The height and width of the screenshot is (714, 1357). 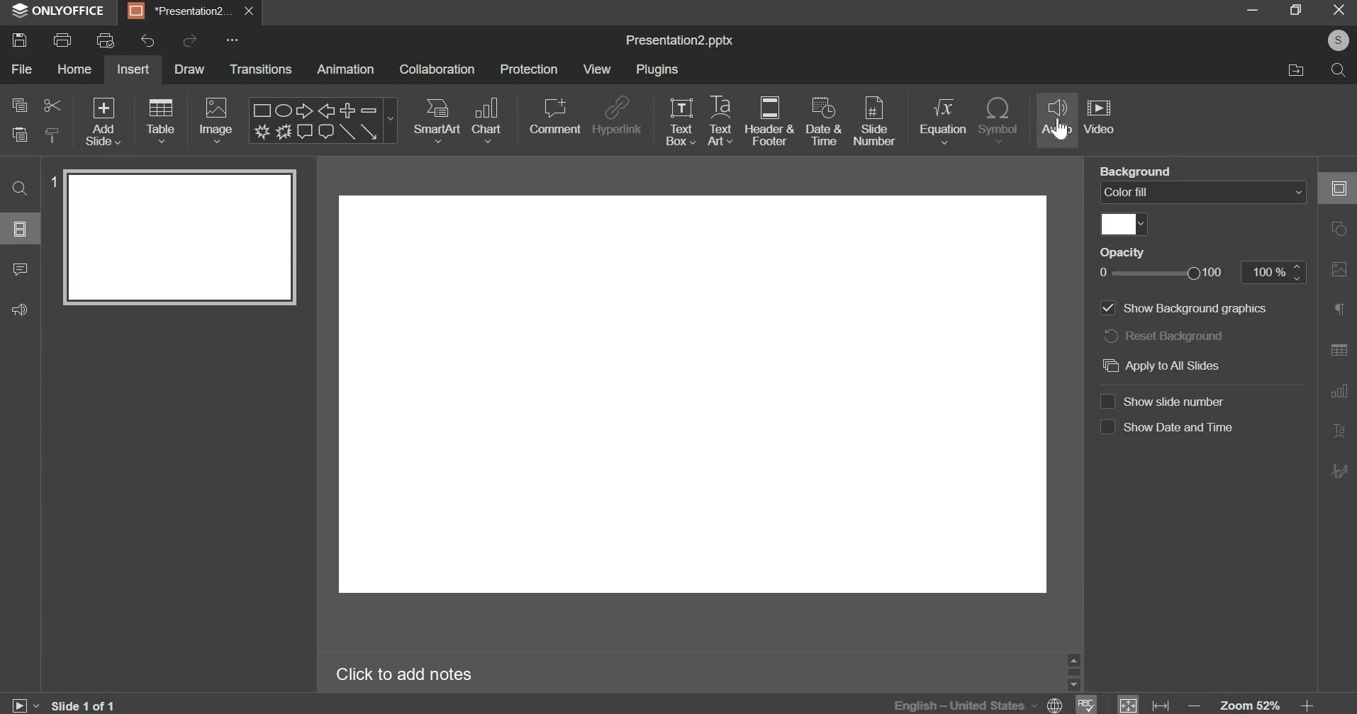 What do you see at coordinates (191, 40) in the screenshot?
I see `redo` at bounding box center [191, 40].